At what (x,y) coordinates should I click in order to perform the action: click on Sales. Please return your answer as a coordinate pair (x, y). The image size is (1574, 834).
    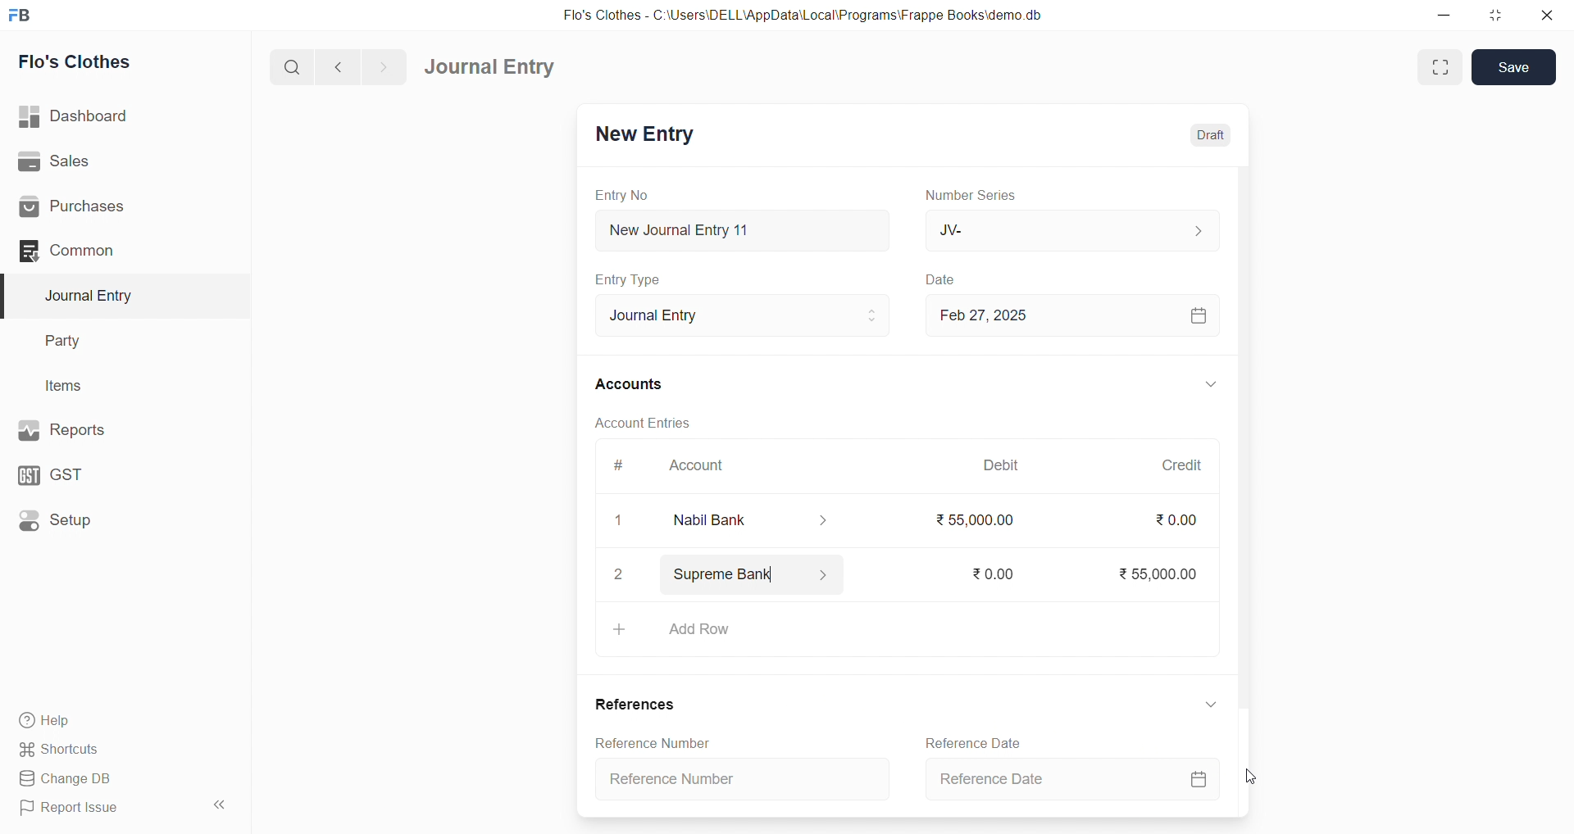
    Looking at the image, I should click on (98, 161).